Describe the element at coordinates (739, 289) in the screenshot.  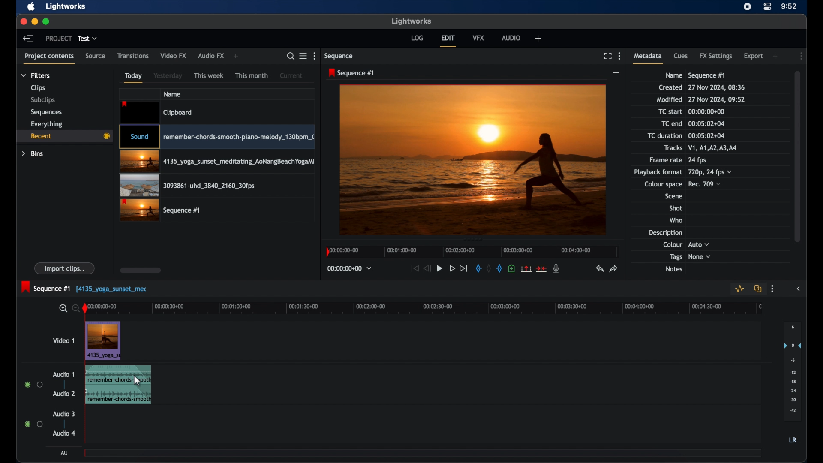
I see `toggle audio levels editing` at that location.